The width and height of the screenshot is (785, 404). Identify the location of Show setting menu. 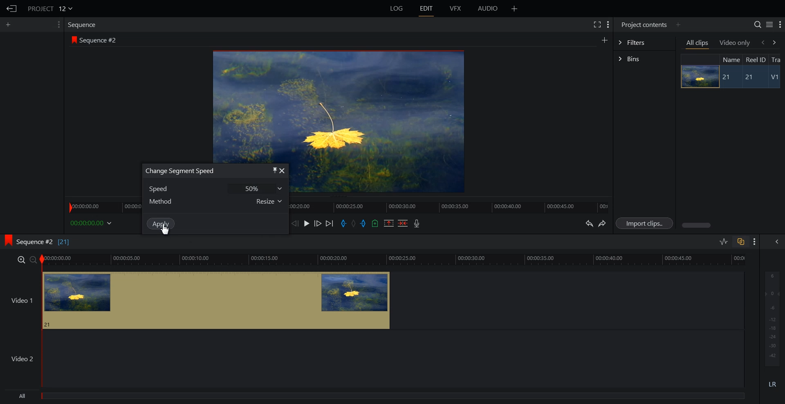
(755, 242).